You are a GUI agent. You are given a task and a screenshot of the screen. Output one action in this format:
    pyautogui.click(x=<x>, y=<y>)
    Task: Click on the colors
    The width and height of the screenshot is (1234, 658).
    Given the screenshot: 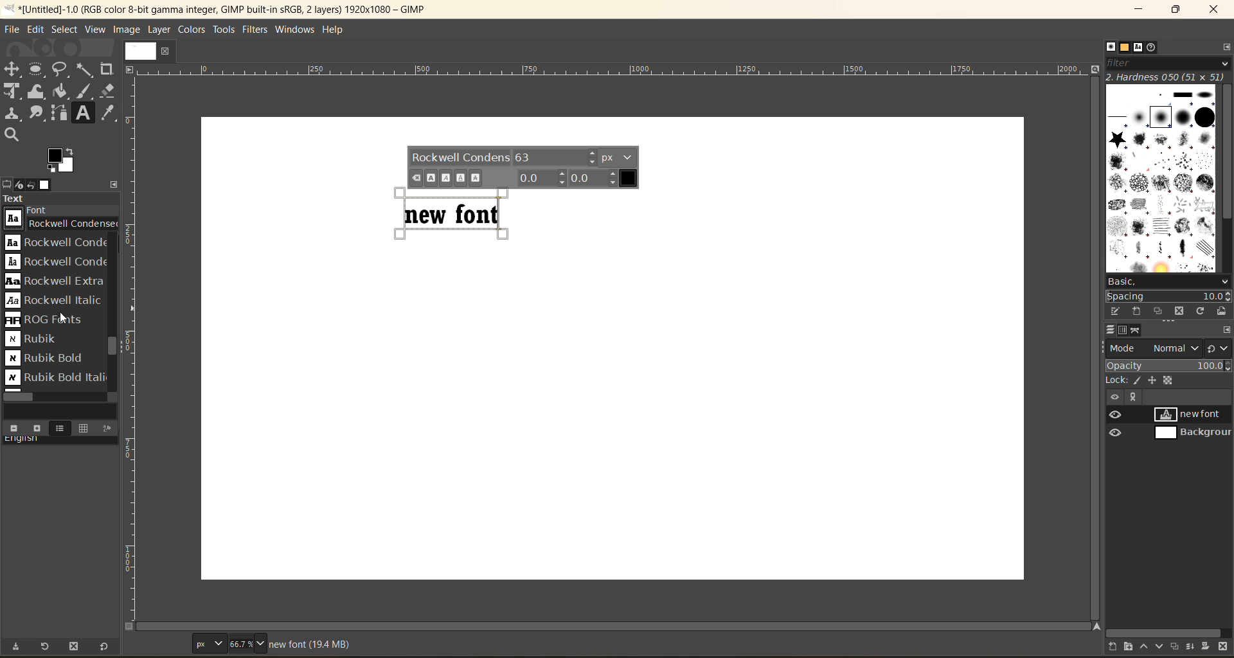 What is the action you would take?
    pyautogui.click(x=192, y=31)
    